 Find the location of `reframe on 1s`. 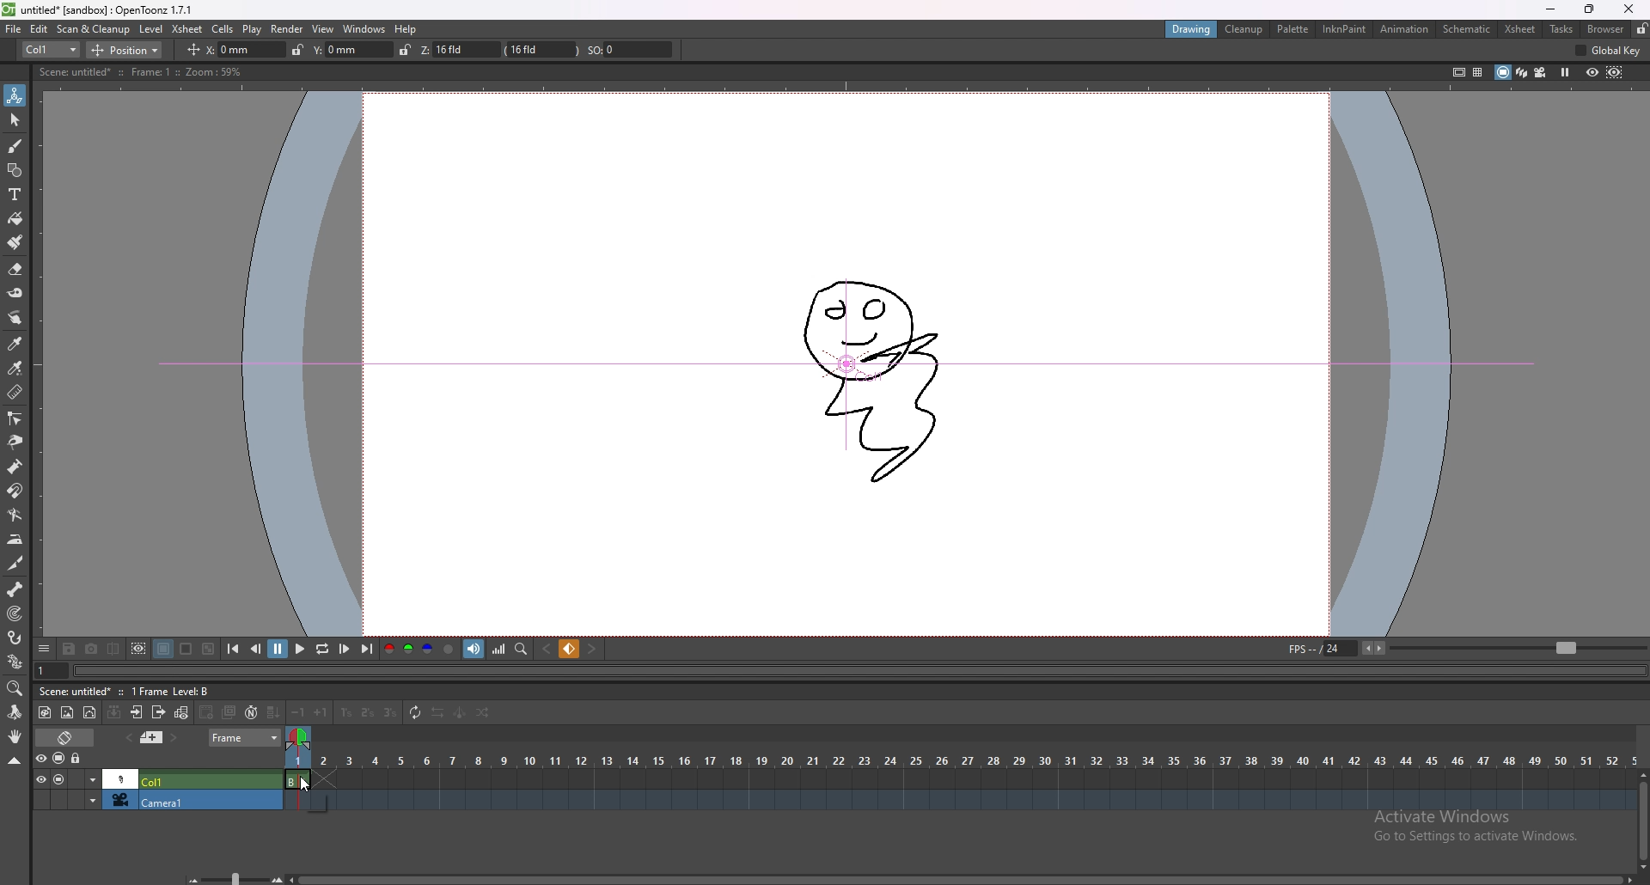

reframe on 1s is located at coordinates (346, 713).